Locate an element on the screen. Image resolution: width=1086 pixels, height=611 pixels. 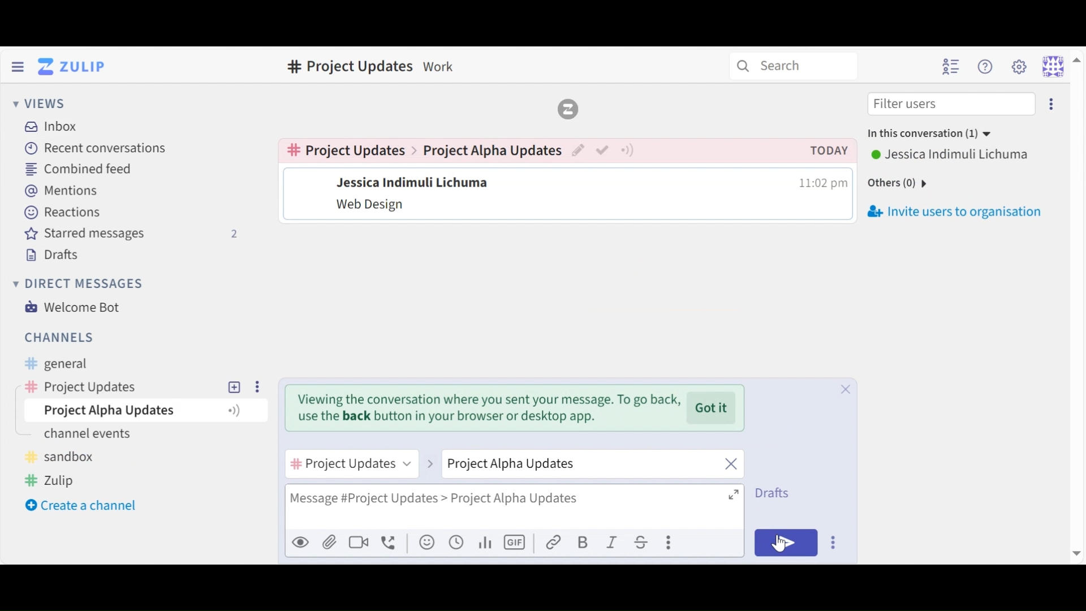
Configure topic notification is located at coordinates (626, 150).